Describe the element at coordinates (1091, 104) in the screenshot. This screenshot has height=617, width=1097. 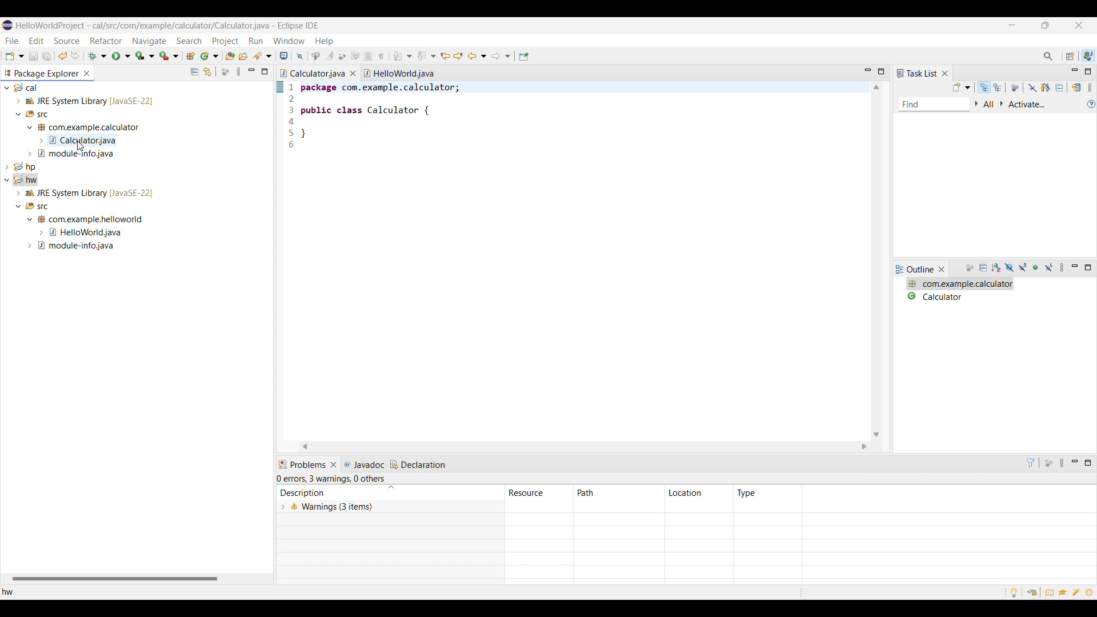
I see `Show tasks UI legend` at that location.